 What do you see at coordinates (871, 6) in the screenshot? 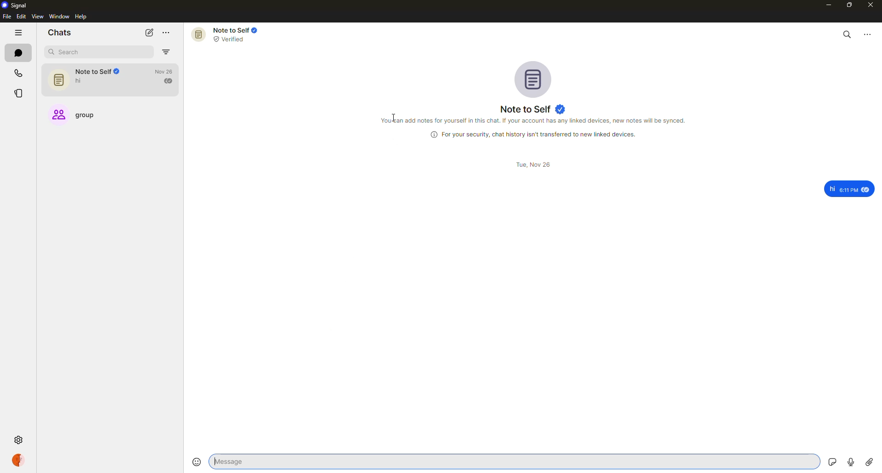
I see `close` at bounding box center [871, 6].